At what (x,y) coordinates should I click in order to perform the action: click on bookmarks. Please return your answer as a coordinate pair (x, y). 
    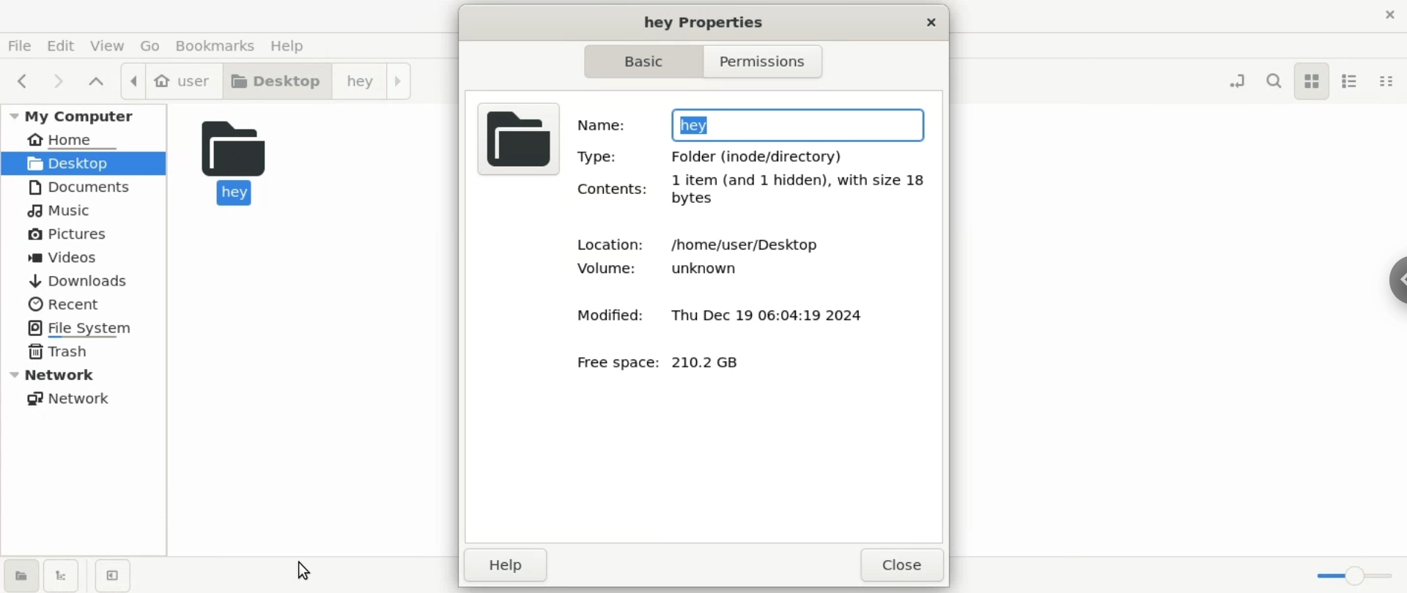
    Looking at the image, I should click on (221, 45).